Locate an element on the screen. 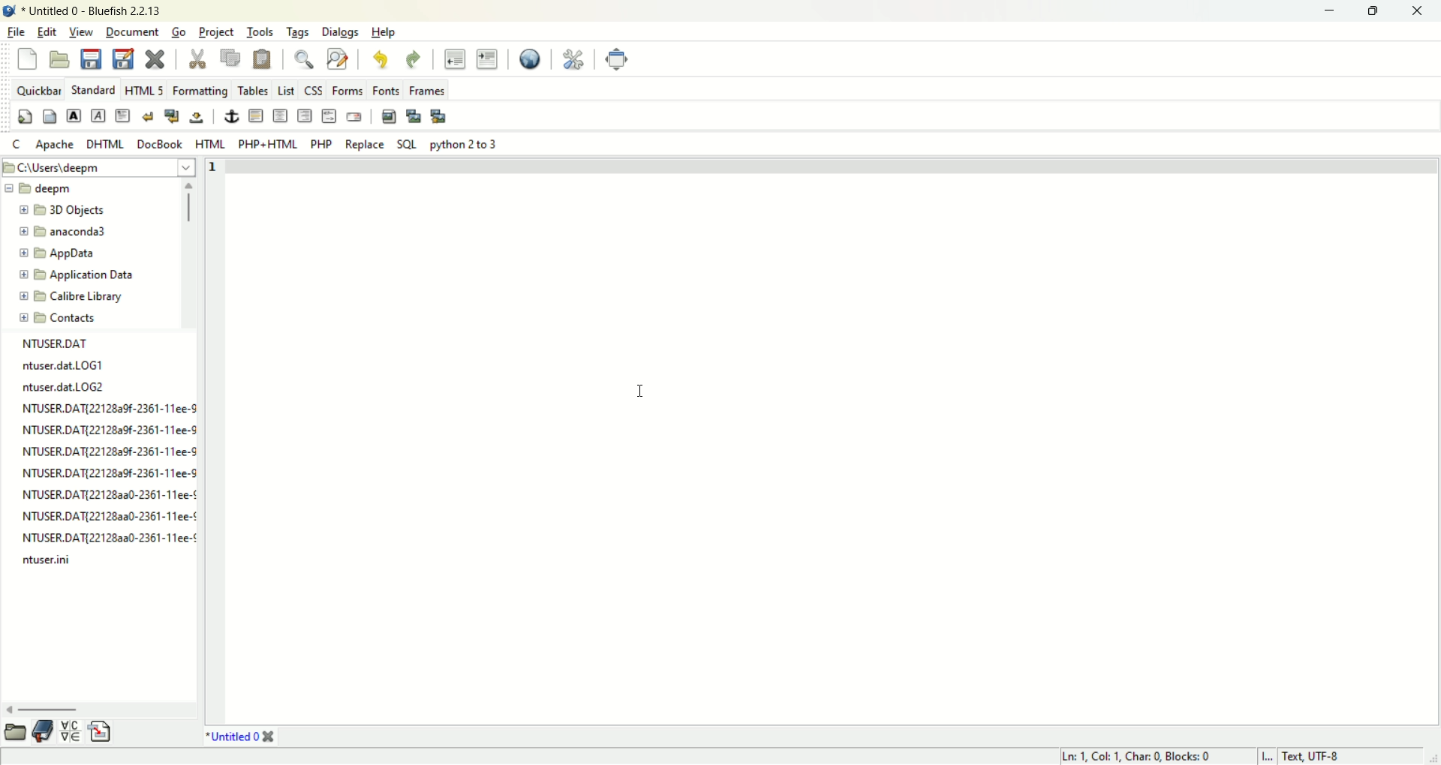 This screenshot has width=1441, height=765. apache is located at coordinates (55, 145).